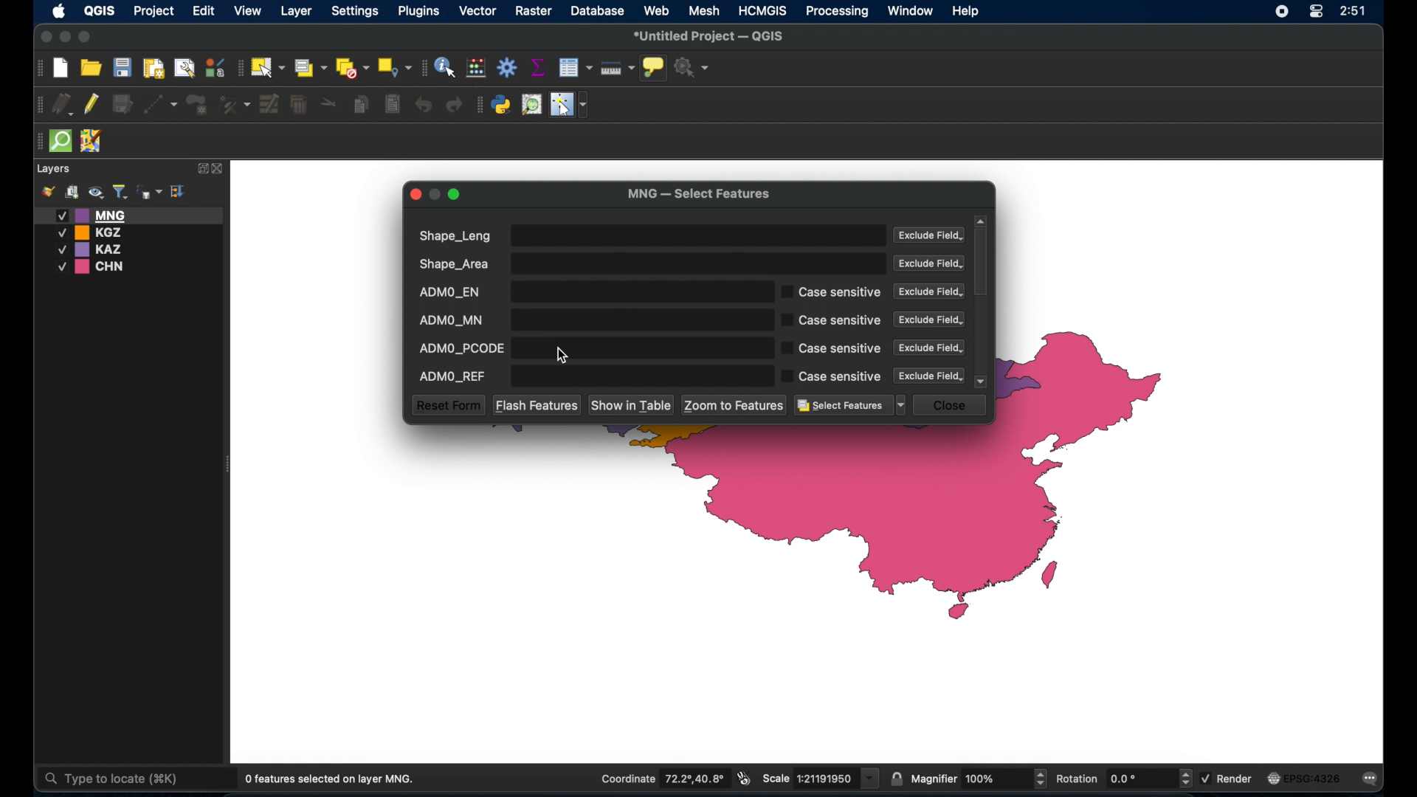  What do you see at coordinates (294, 11) in the screenshot?
I see `layer` at bounding box center [294, 11].